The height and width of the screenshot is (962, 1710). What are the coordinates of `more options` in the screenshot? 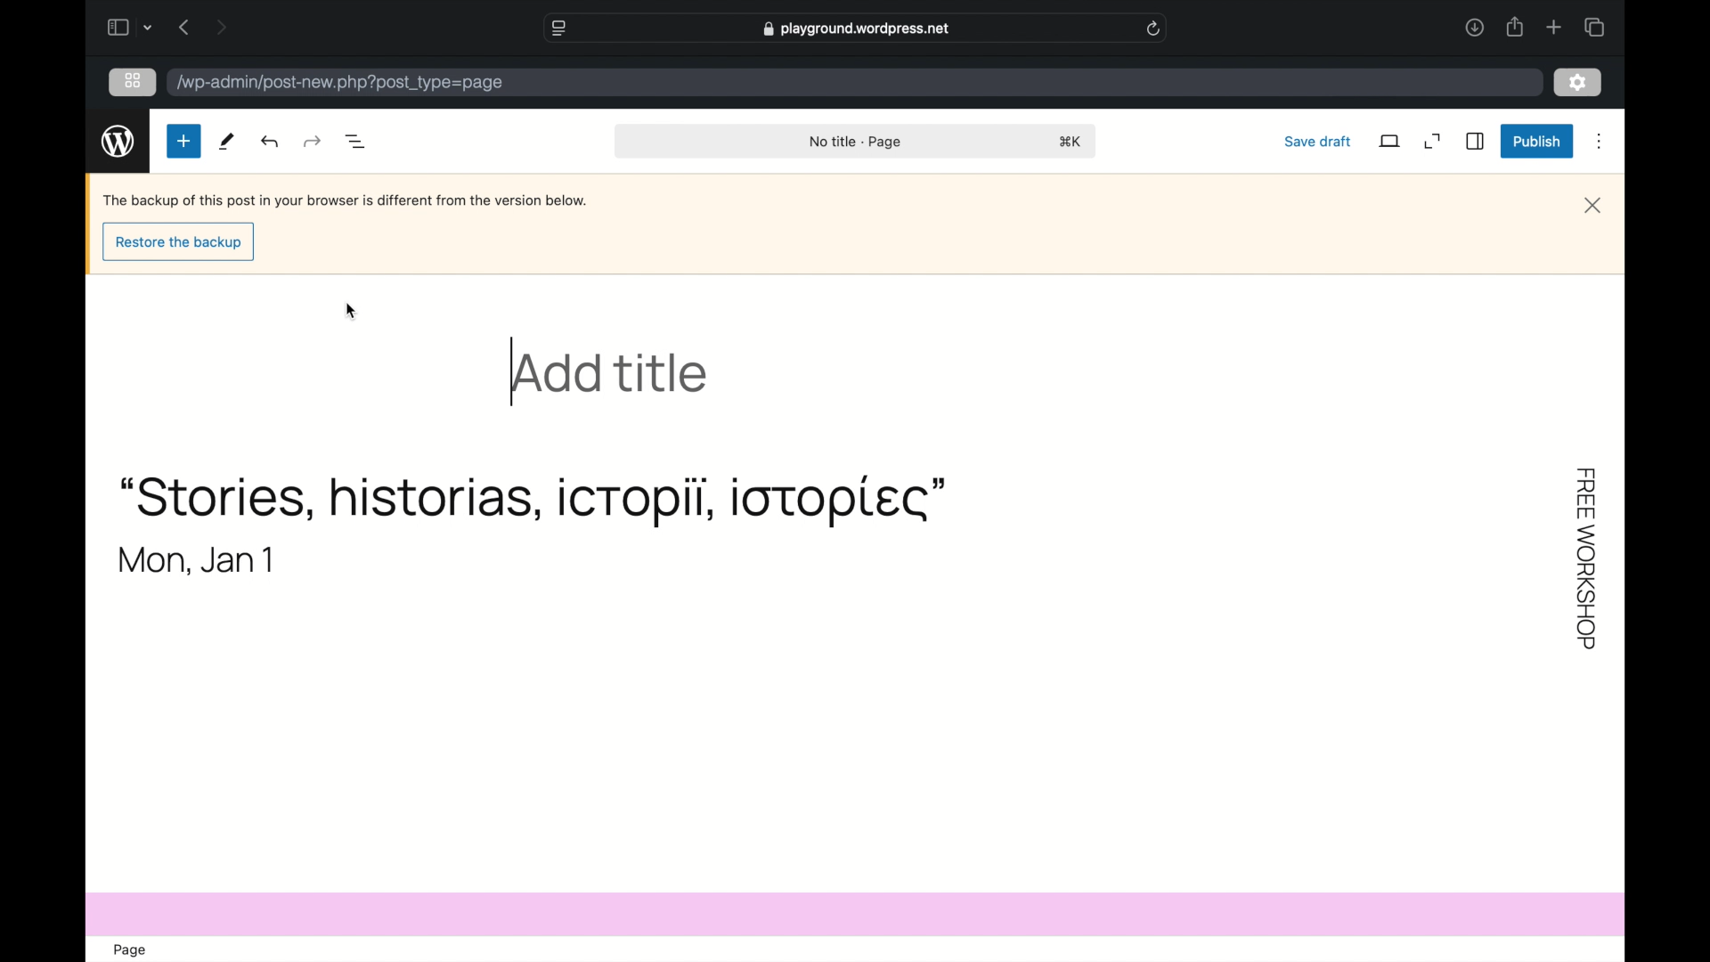 It's located at (1603, 141).